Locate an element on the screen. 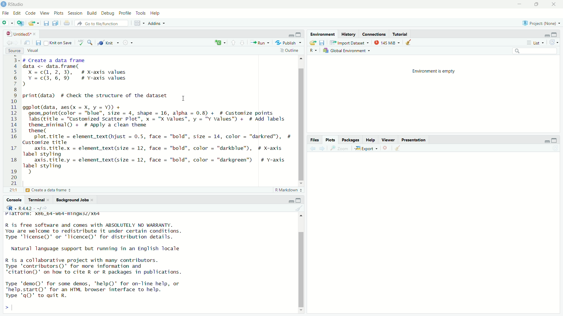 This screenshot has height=316, width=563. Maximize is located at coordinates (554, 35).